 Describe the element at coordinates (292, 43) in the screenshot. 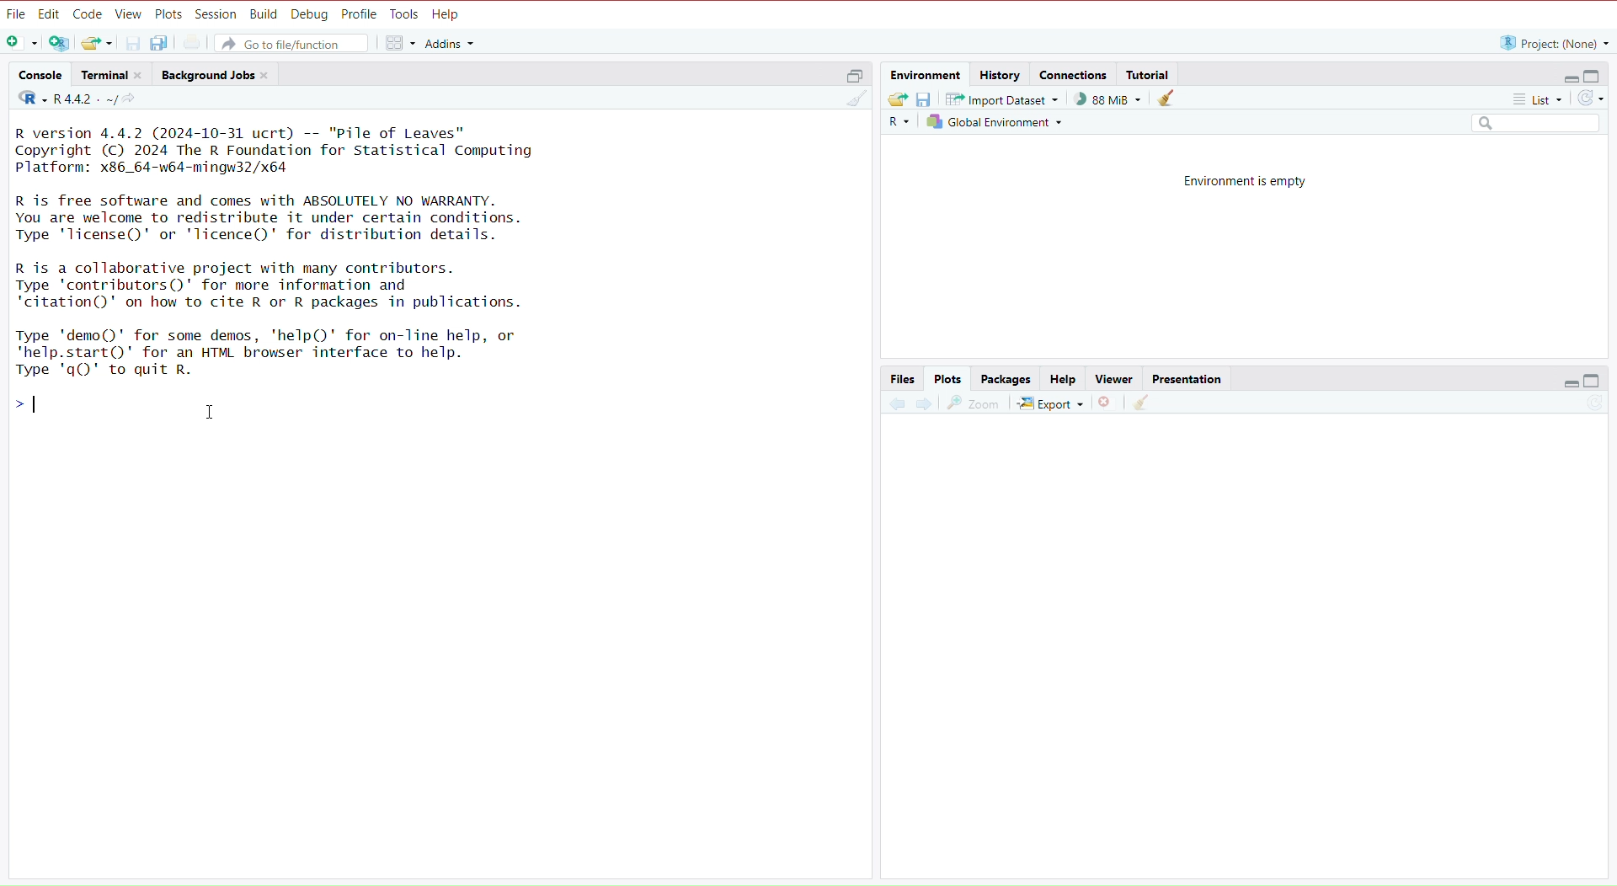

I see `Go to file/function` at that location.